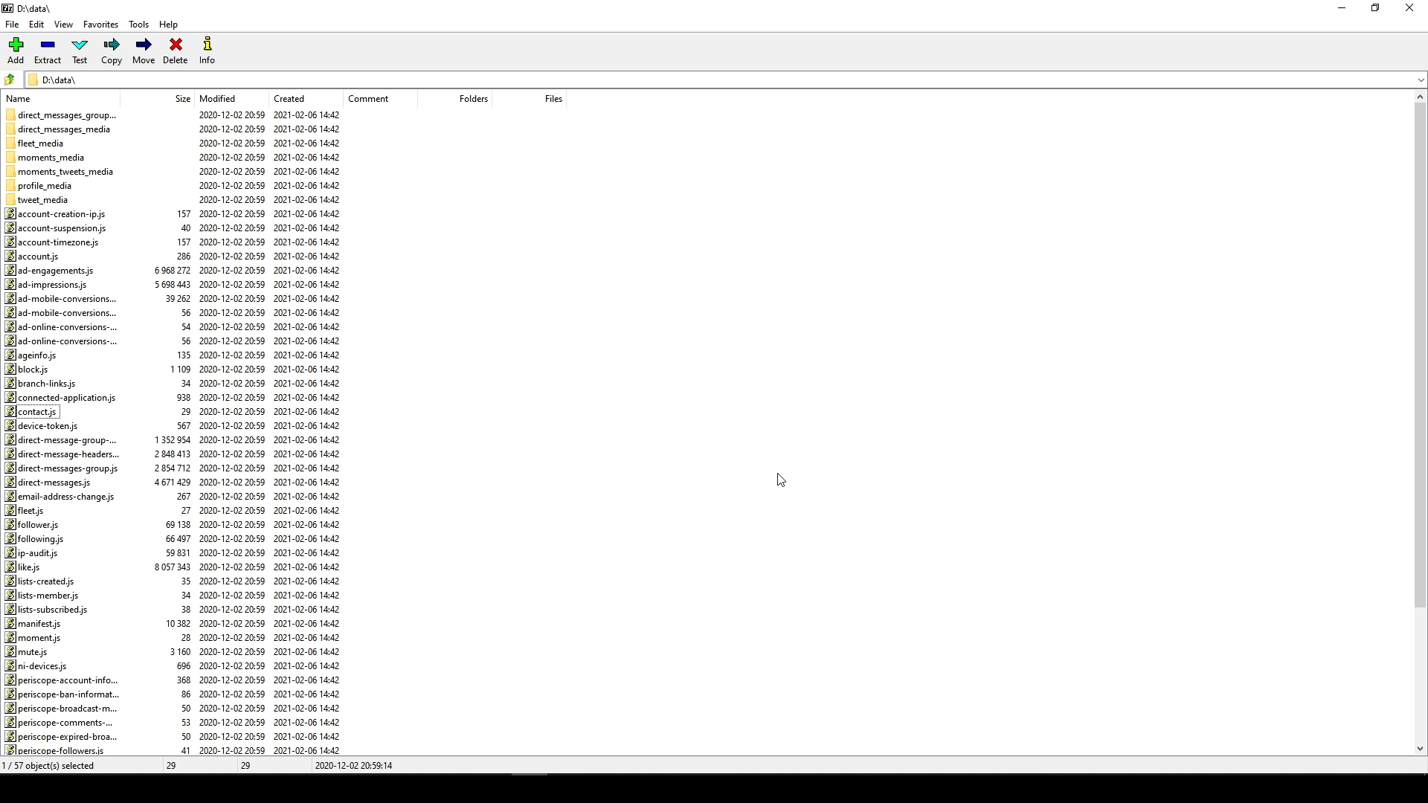  I want to click on name, so click(24, 97).